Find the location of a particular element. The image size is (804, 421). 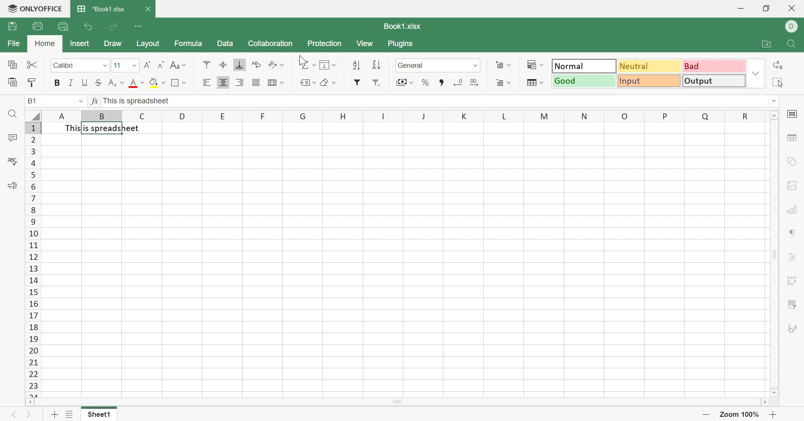

Scroll Bar is located at coordinates (773, 253).